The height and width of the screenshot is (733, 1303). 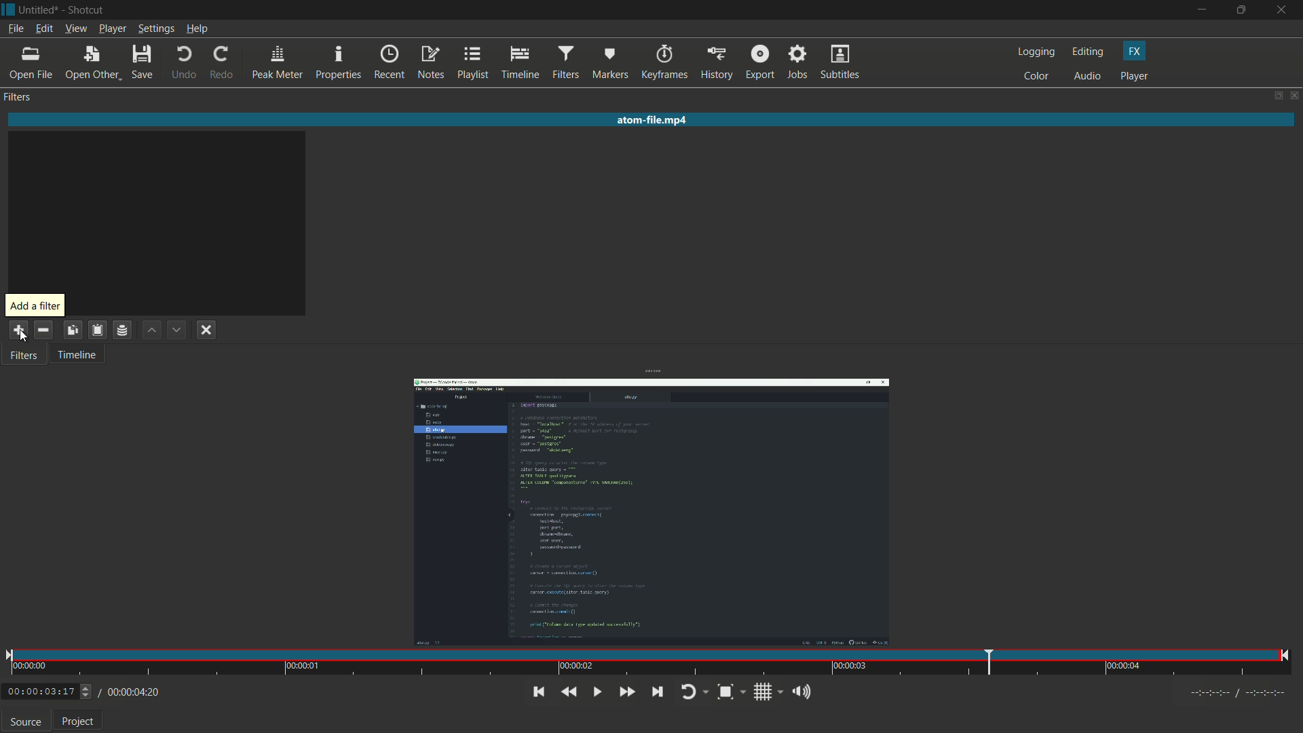 I want to click on change layout, so click(x=1277, y=96).